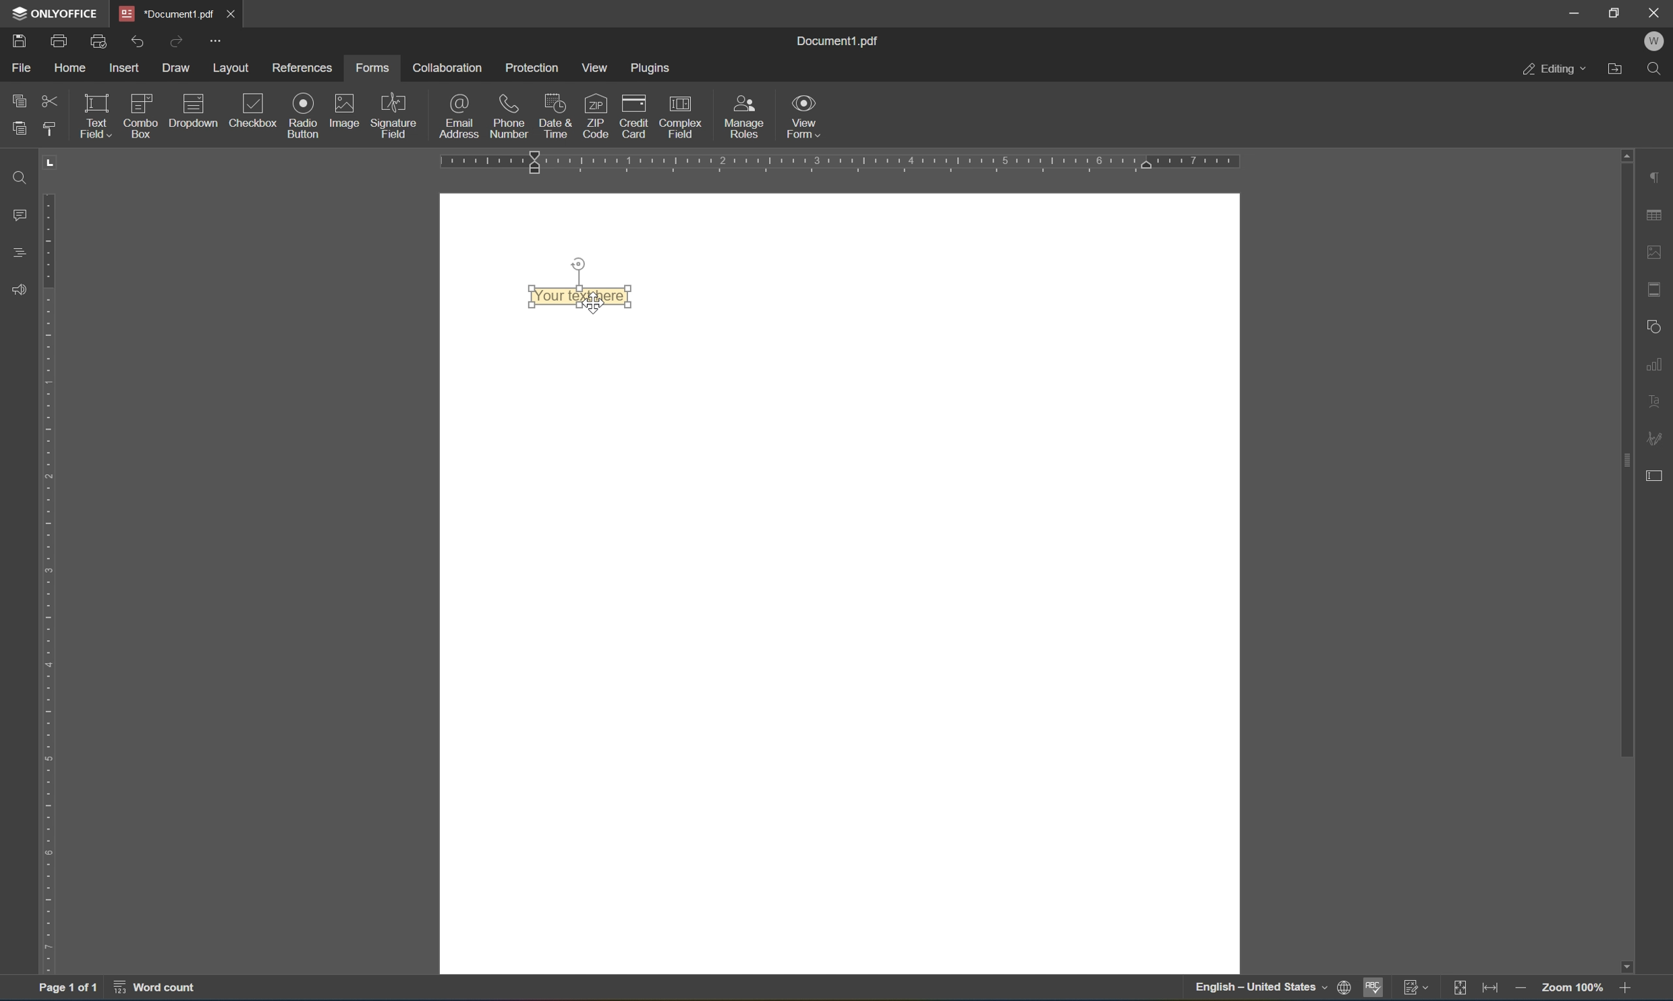  I want to click on comments, so click(16, 217).